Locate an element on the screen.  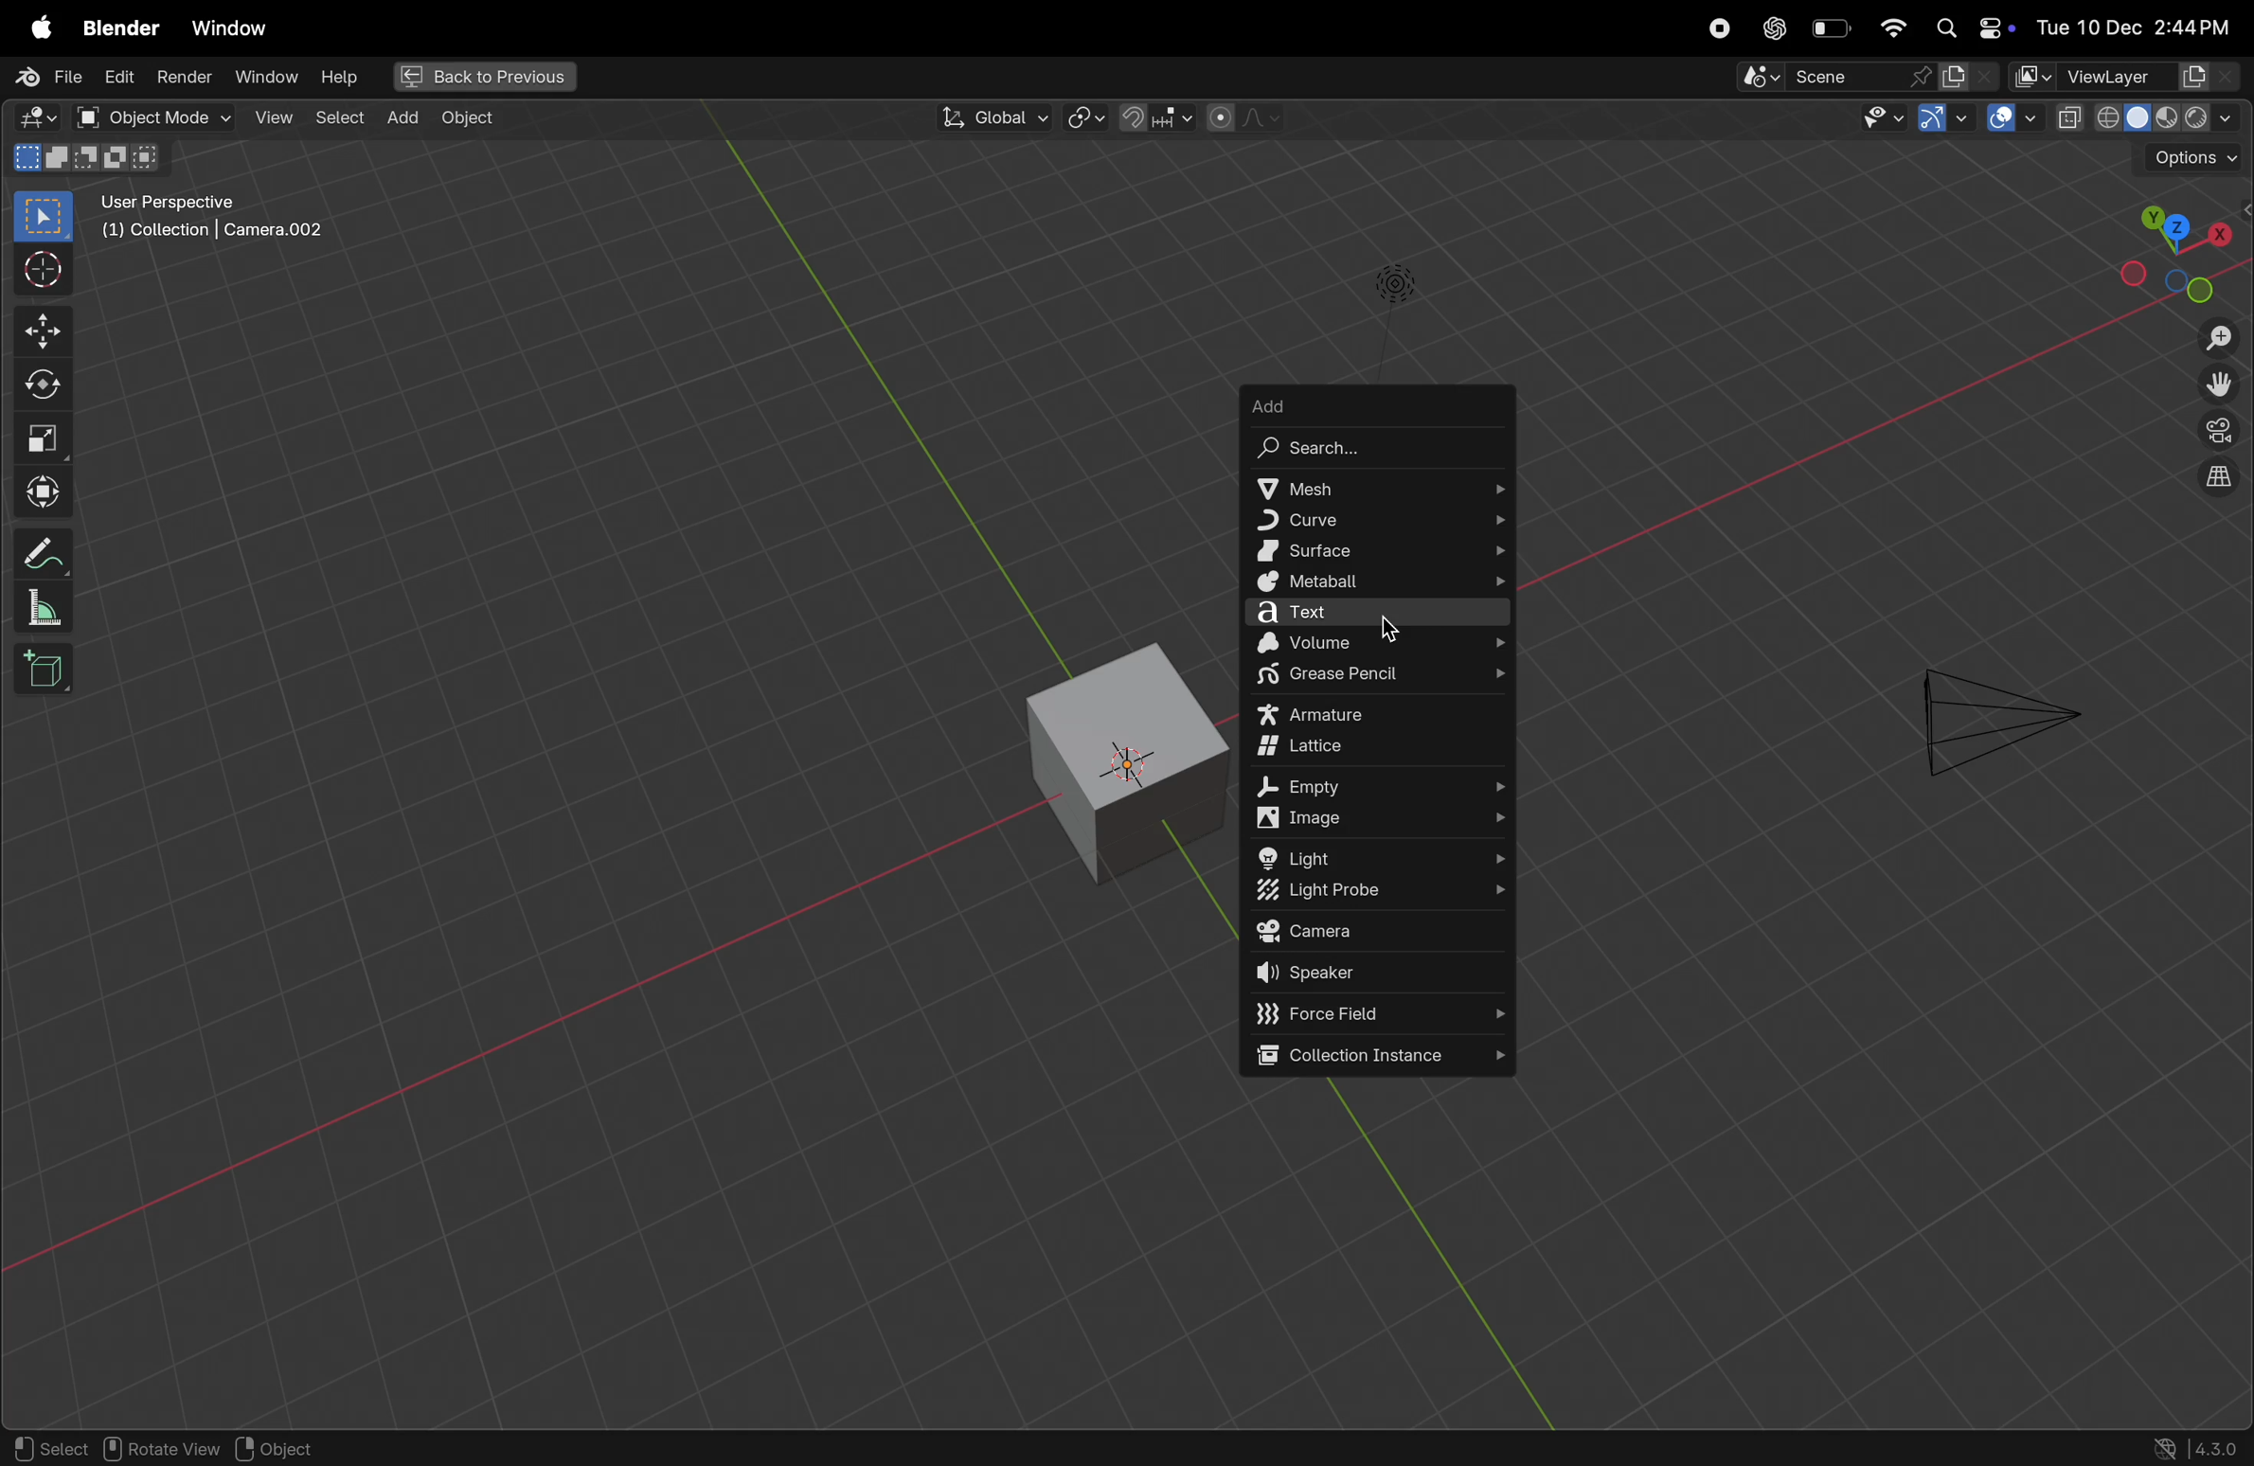
move the view is located at coordinates (2217, 387).